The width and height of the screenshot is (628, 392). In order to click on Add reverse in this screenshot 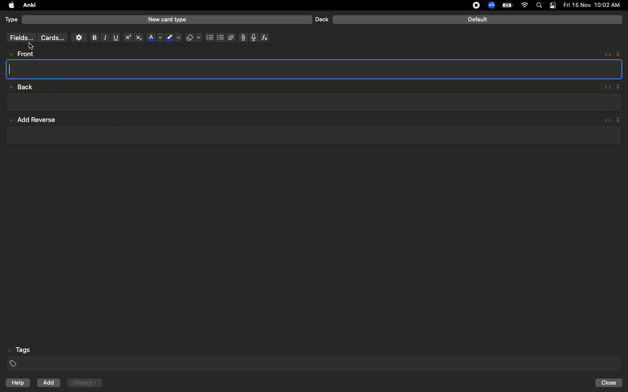, I will do `click(314, 128)`.